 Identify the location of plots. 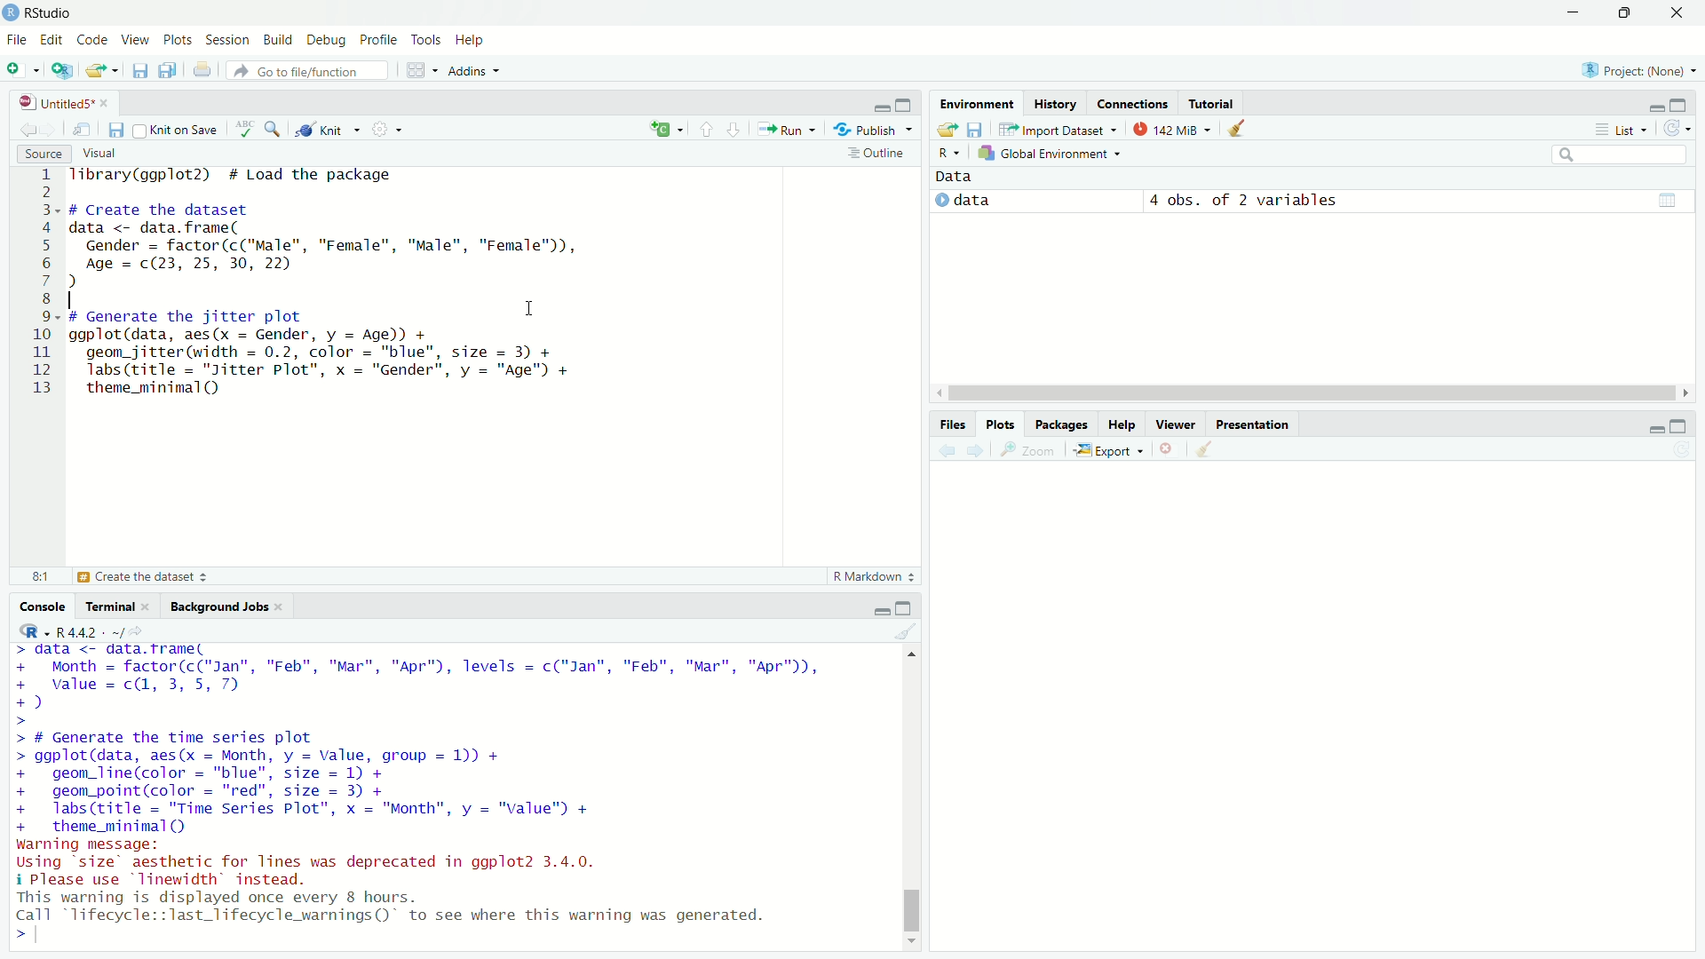
(178, 37).